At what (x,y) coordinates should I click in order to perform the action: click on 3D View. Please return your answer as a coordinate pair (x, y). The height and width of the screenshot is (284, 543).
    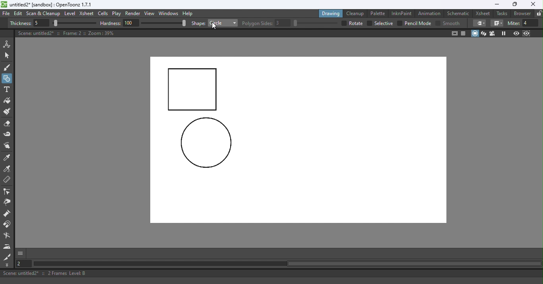
    Looking at the image, I should click on (484, 33).